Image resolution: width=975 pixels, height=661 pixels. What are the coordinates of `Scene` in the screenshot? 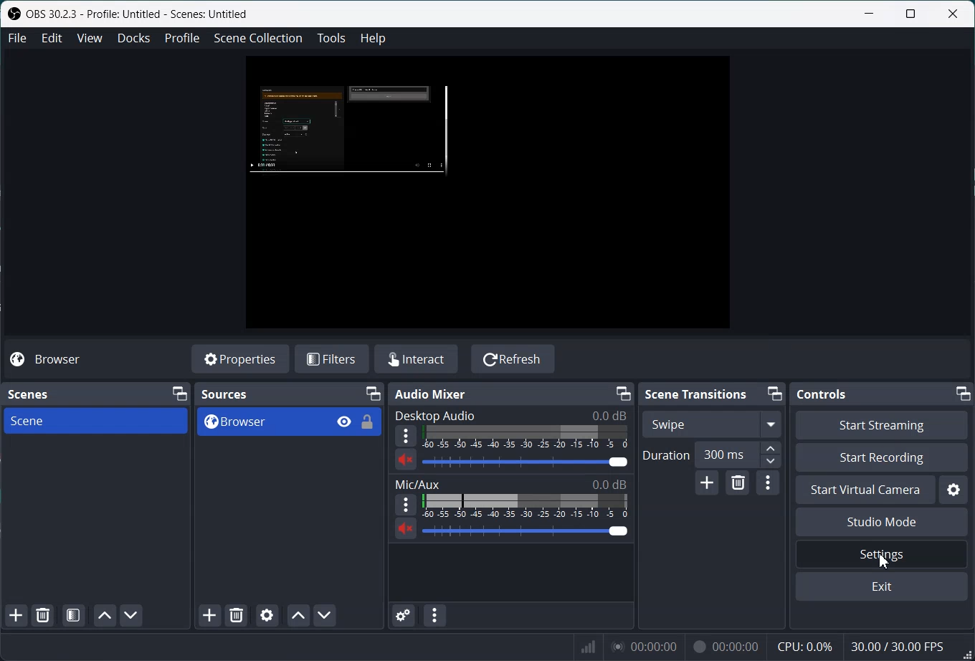 It's located at (96, 422).